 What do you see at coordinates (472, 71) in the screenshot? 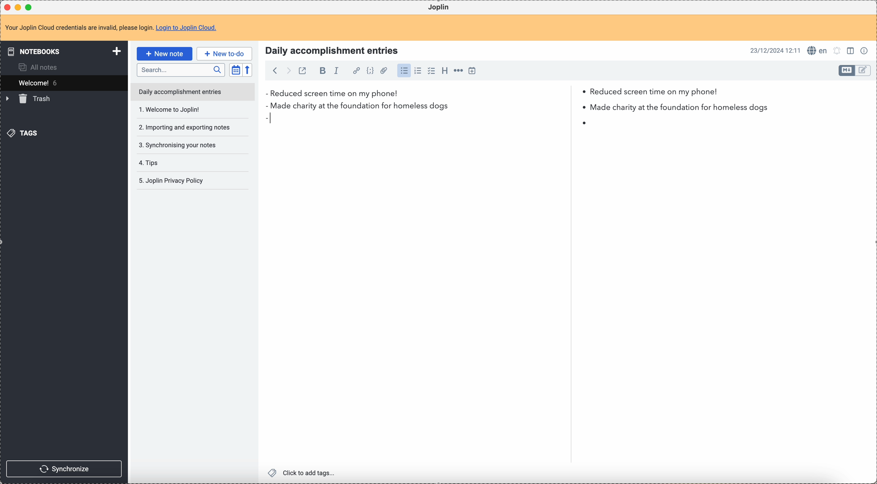
I see `insert time` at bounding box center [472, 71].